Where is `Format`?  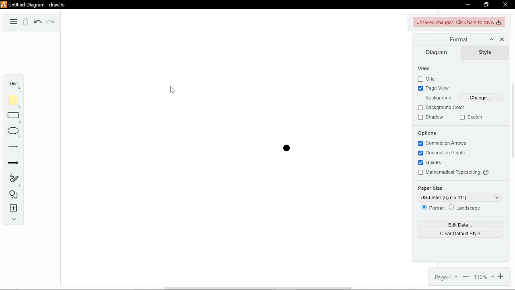 Format is located at coordinates (455, 39).